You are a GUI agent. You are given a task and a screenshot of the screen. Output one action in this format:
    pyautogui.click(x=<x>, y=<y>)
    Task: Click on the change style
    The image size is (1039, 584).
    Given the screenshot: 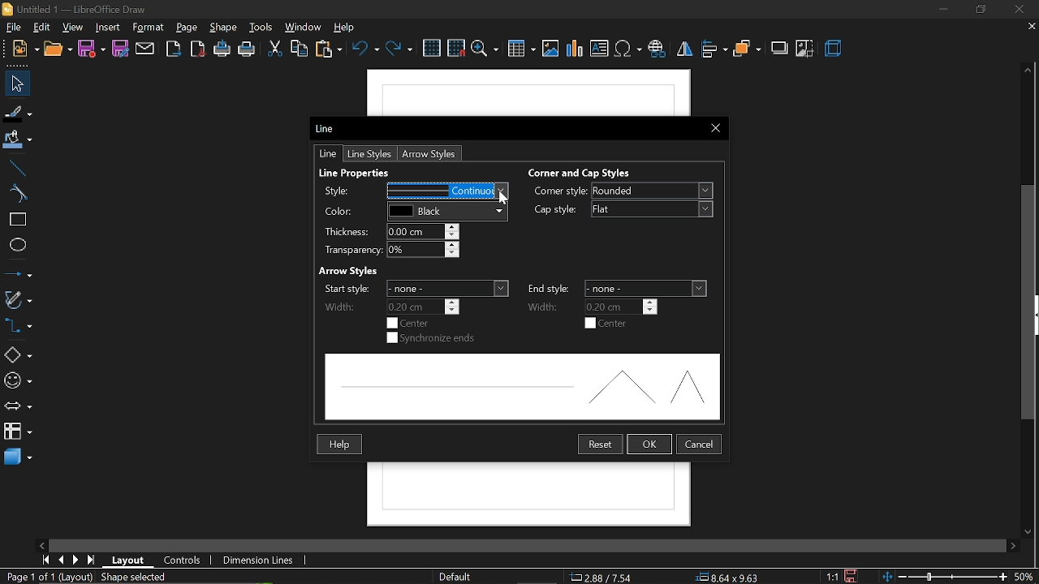 What is the action you would take?
    pyautogui.click(x=411, y=191)
    